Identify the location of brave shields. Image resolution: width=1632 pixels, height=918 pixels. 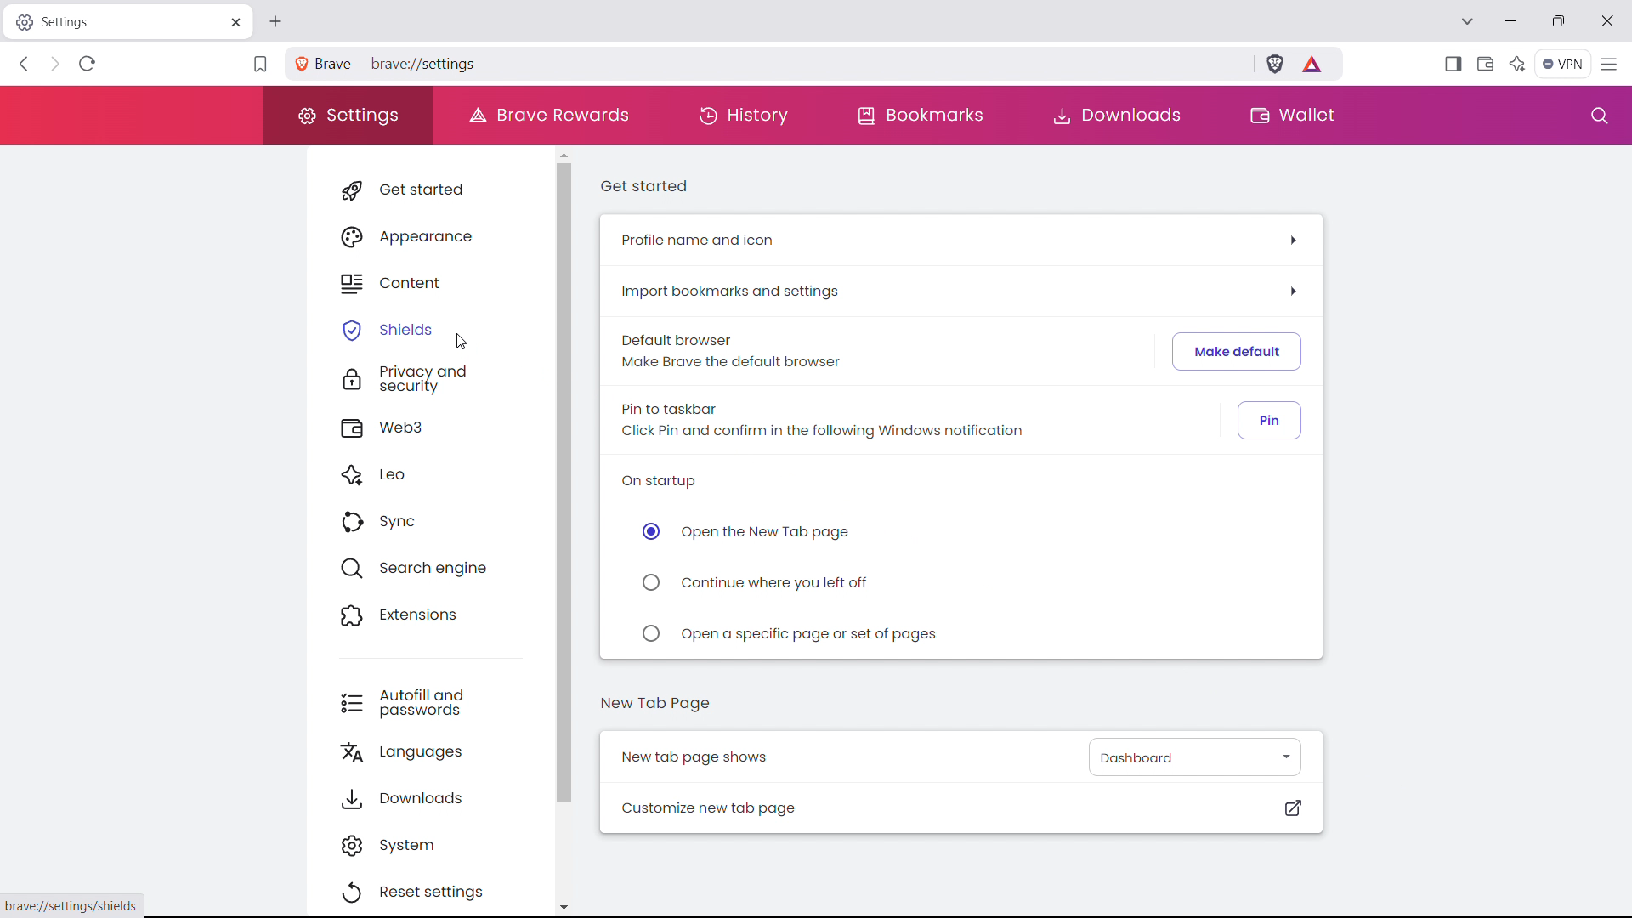
(1275, 63).